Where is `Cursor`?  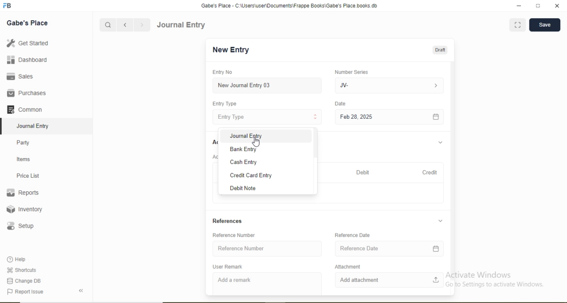 Cursor is located at coordinates (256, 143).